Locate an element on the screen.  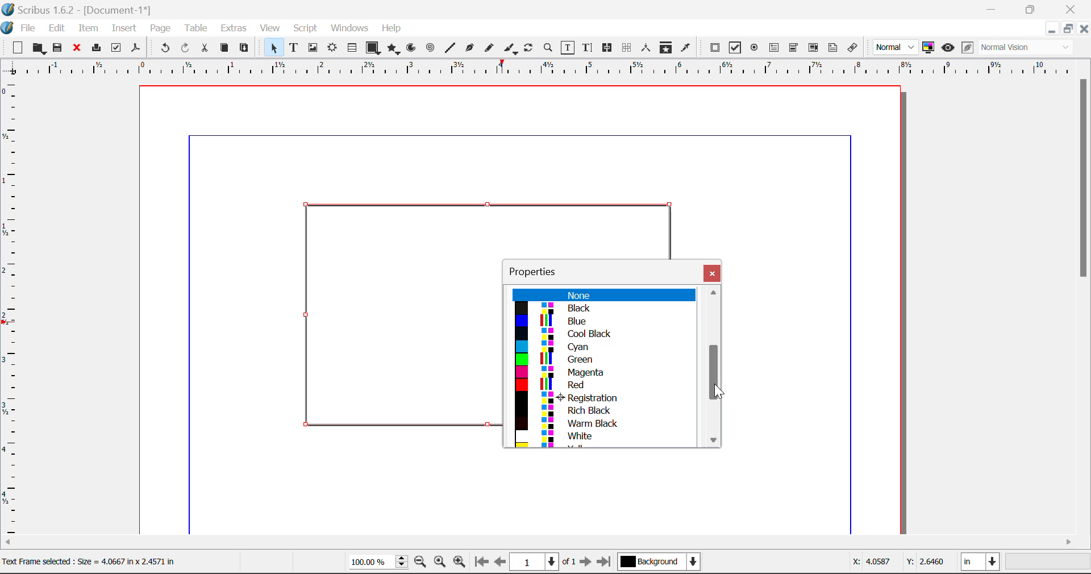
Previous Page is located at coordinates (502, 564).